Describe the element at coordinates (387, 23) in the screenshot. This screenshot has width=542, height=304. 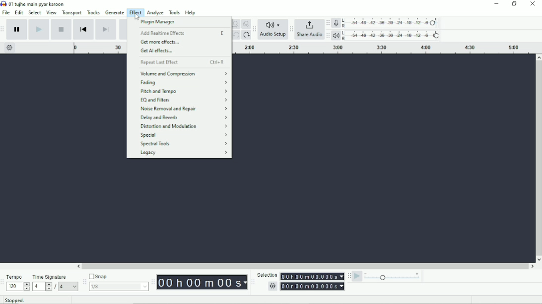
I see `Record meter` at that location.